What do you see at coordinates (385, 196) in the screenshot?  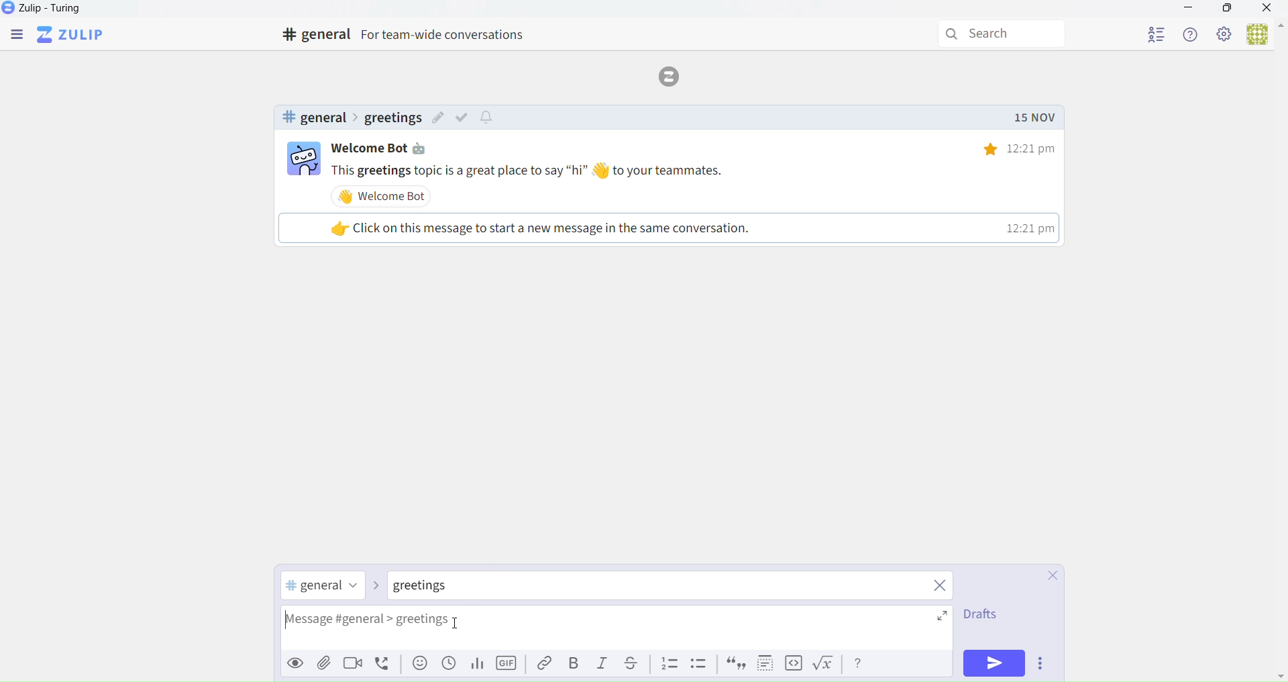 I see `welcome bot` at bounding box center [385, 196].